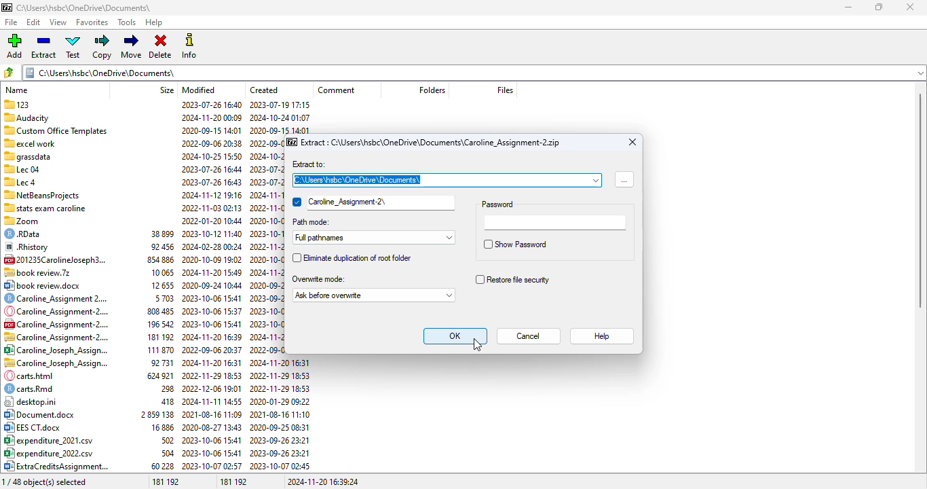  Describe the element at coordinates (265, 90) in the screenshot. I see `created` at that location.